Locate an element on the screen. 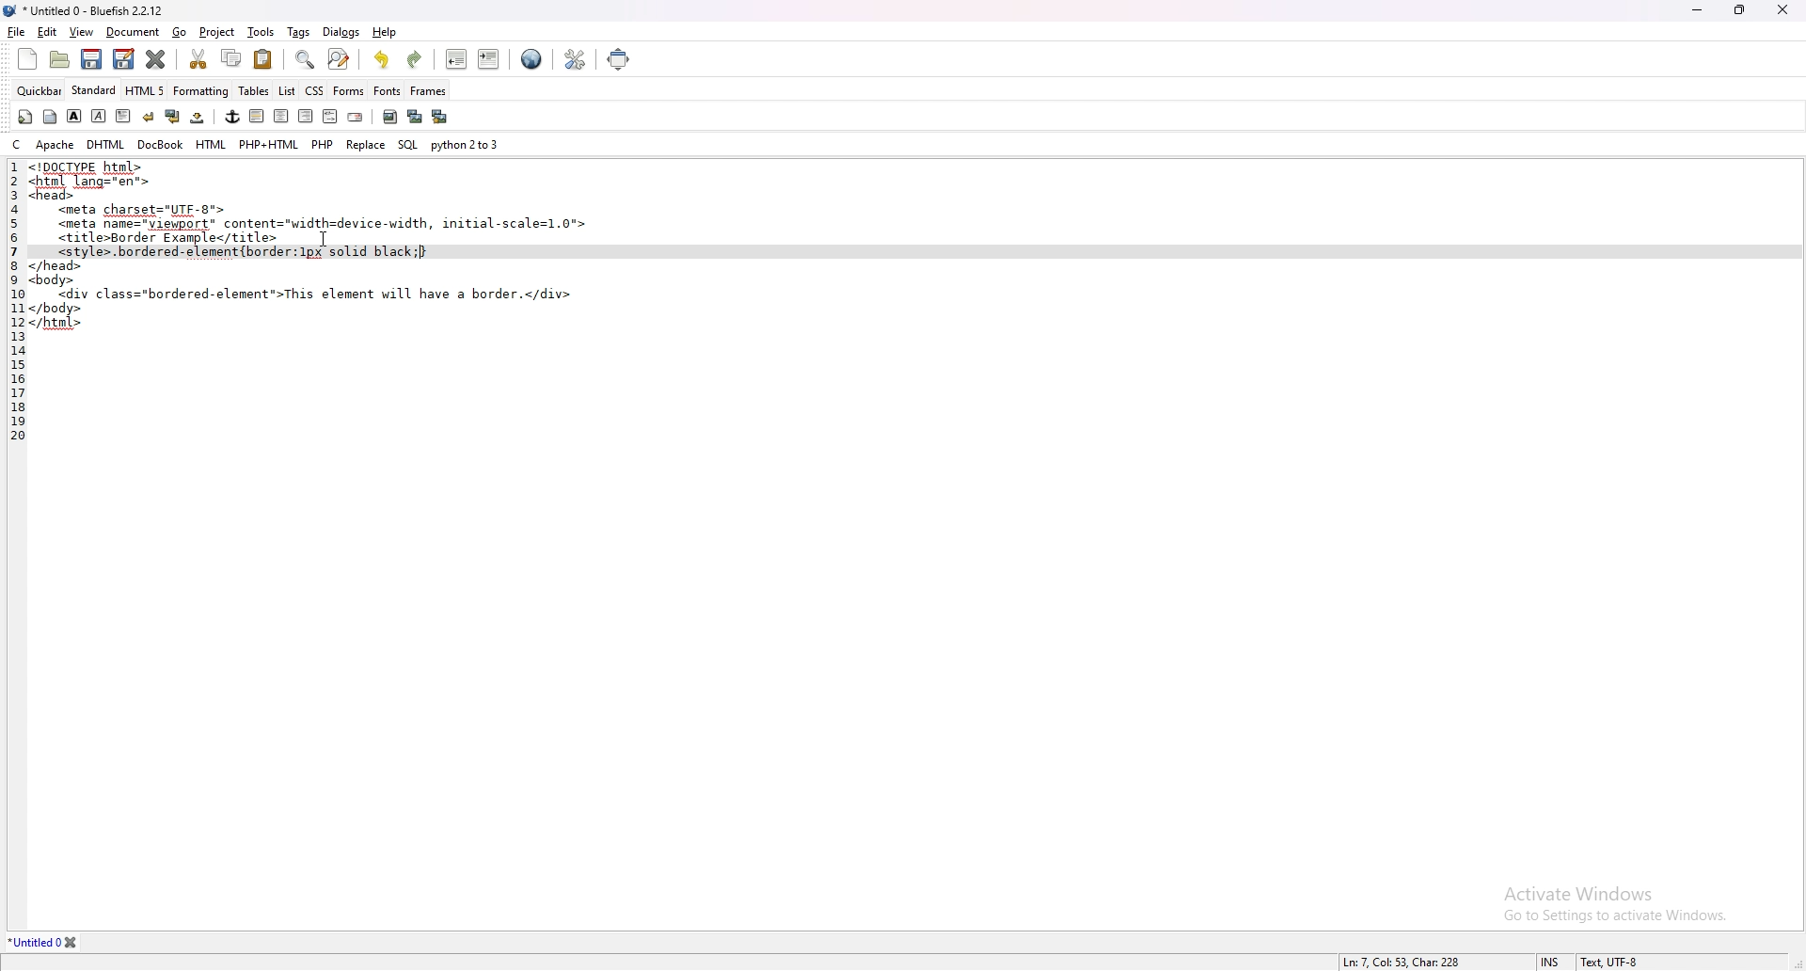 The width and height of the screenshot is (1806, 971). php is located at coordinates (322, 142).